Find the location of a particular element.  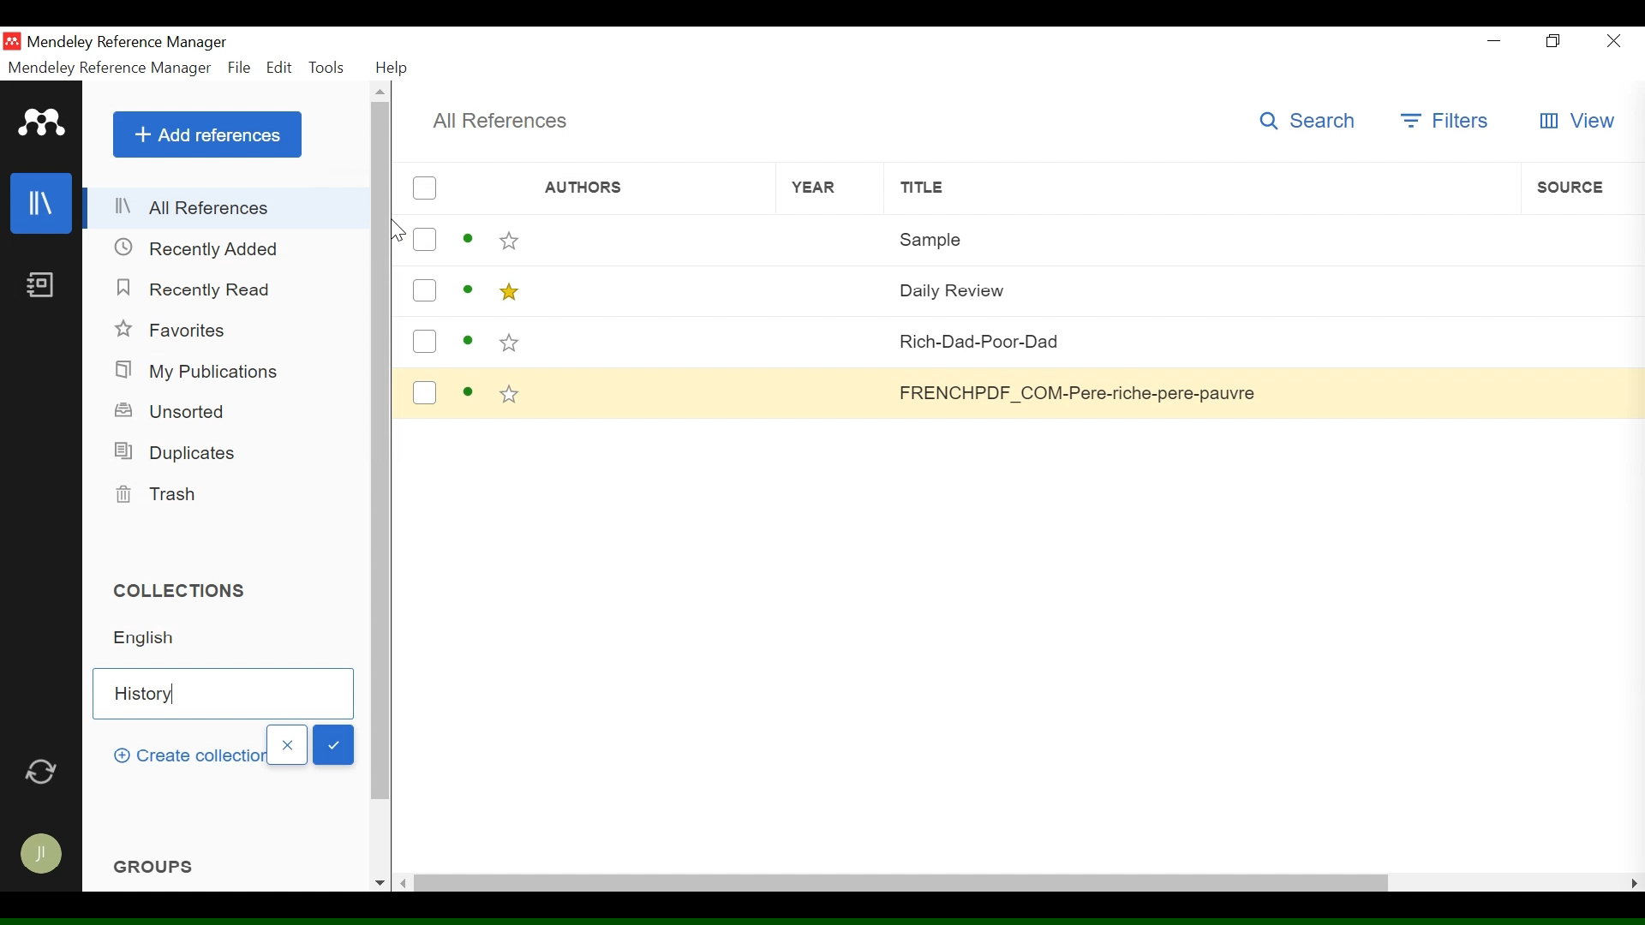

Source is located at coordinates (1582, 238).